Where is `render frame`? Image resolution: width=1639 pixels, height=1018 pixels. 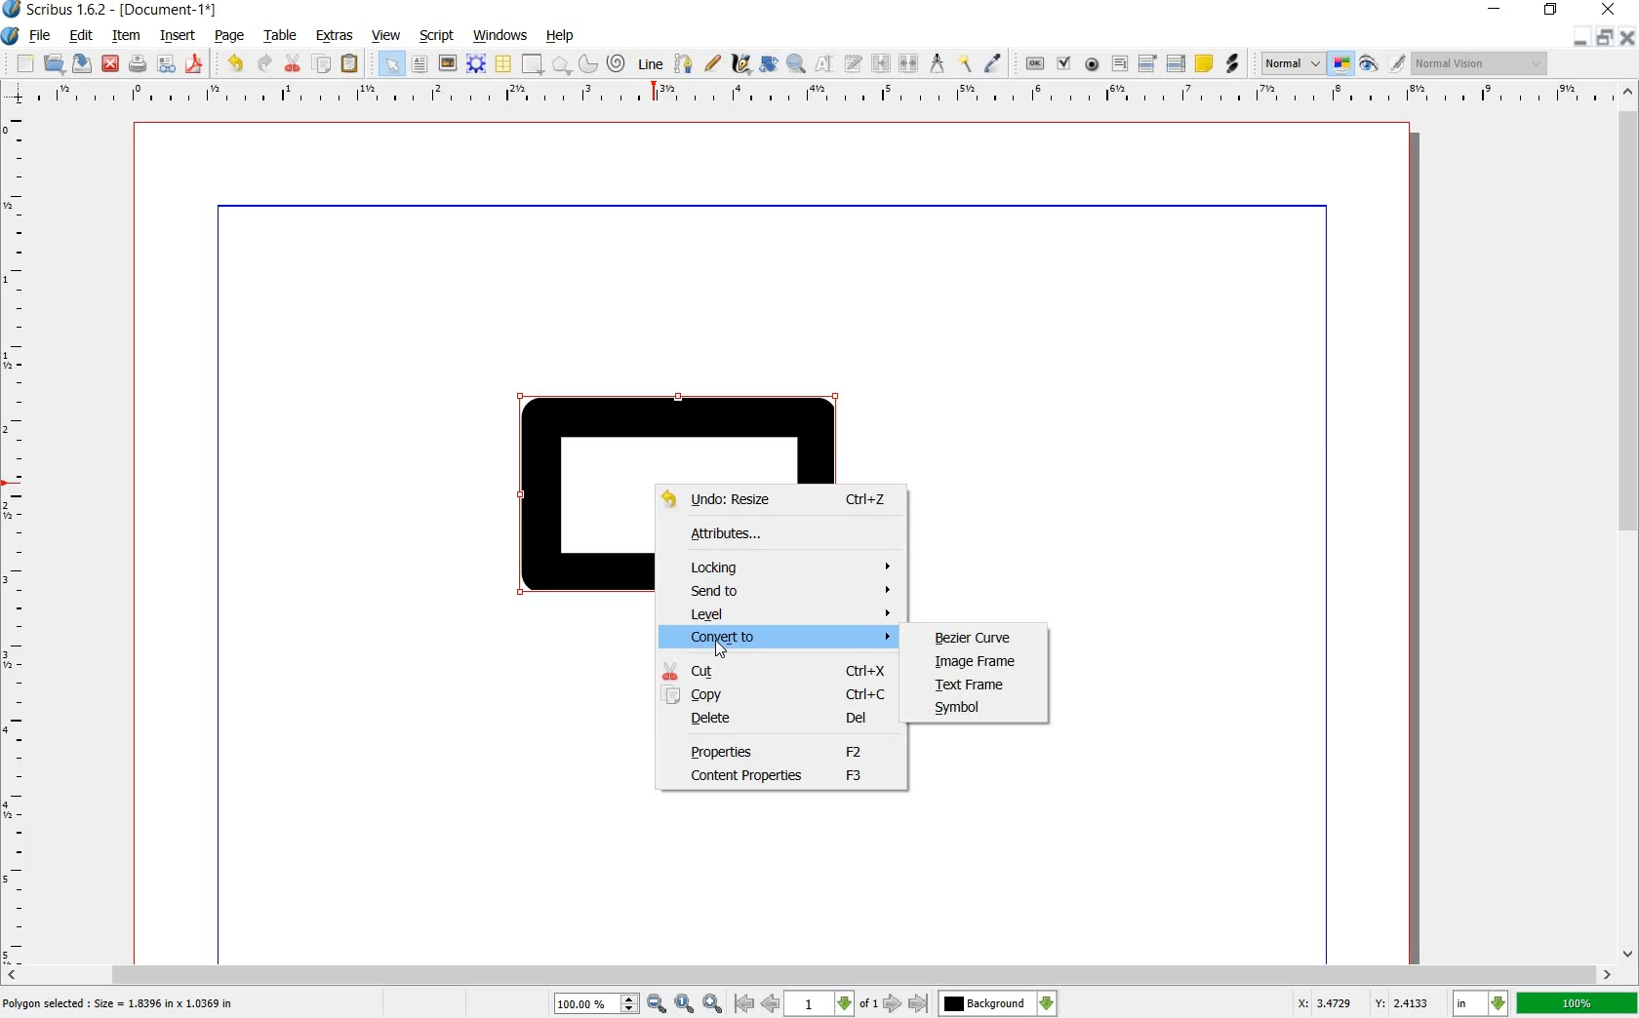
render frame is located at coordinates (473, 62).